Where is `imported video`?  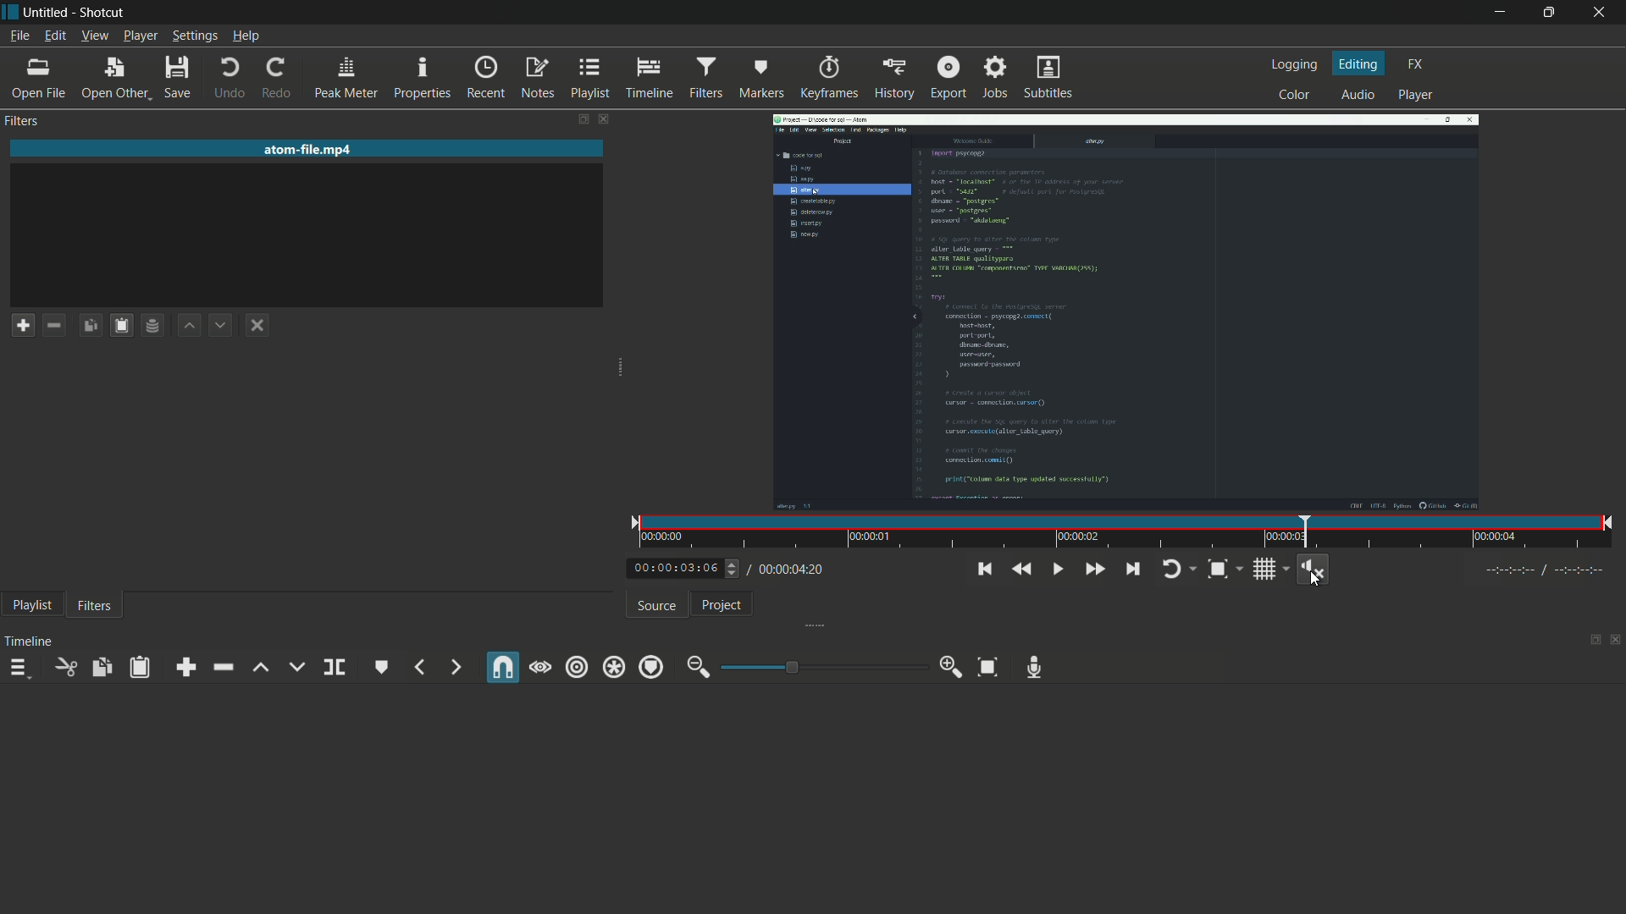
imported video is located at coordinates (1125, 313).